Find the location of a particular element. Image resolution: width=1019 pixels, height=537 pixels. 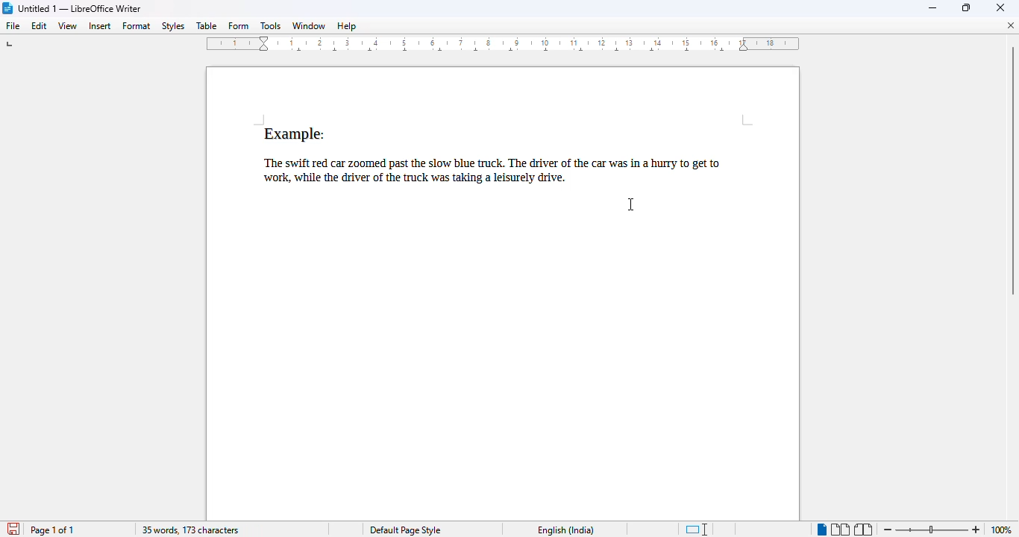

tab stop is located at coordinates (10, 45).